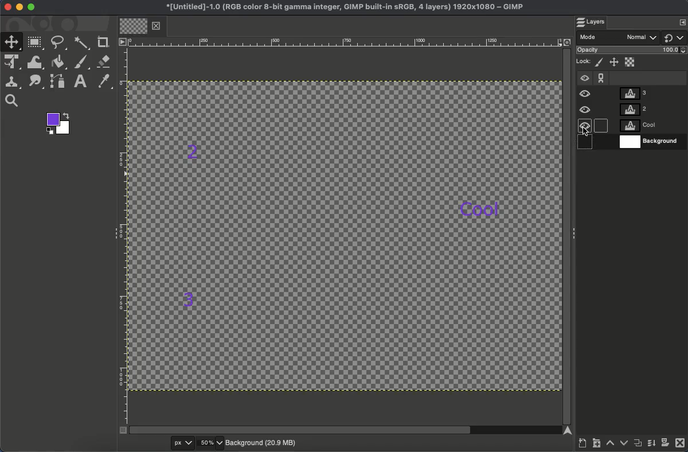 This screenshot has width=688, height=452. I want to click on Crop, so click(104, 41).